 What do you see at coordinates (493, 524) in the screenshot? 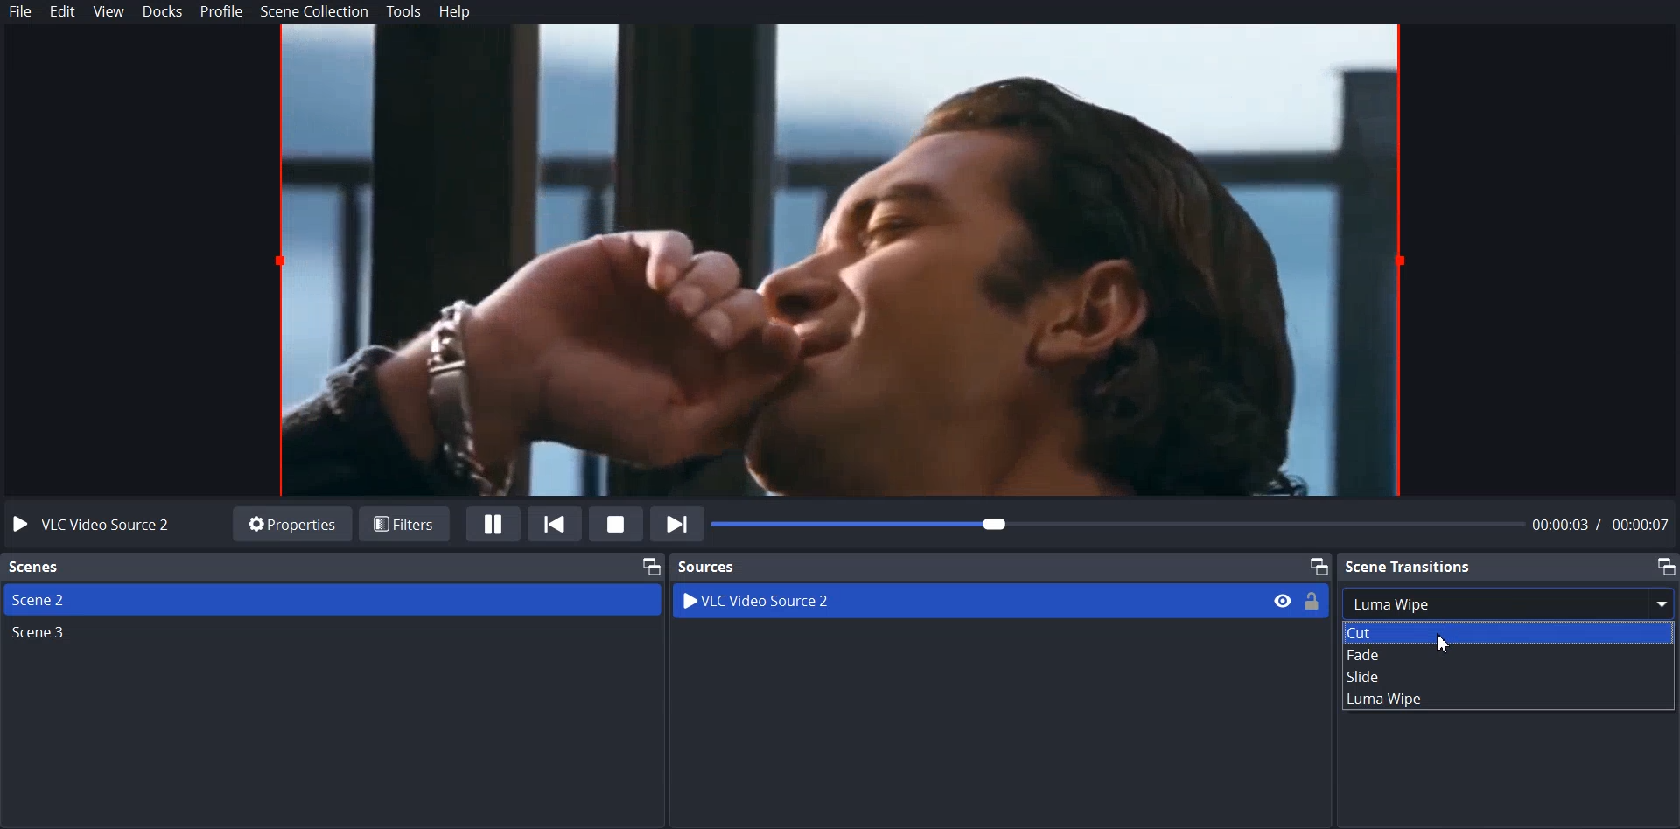
I see `Pause Media` at bounding box center [493, 524].